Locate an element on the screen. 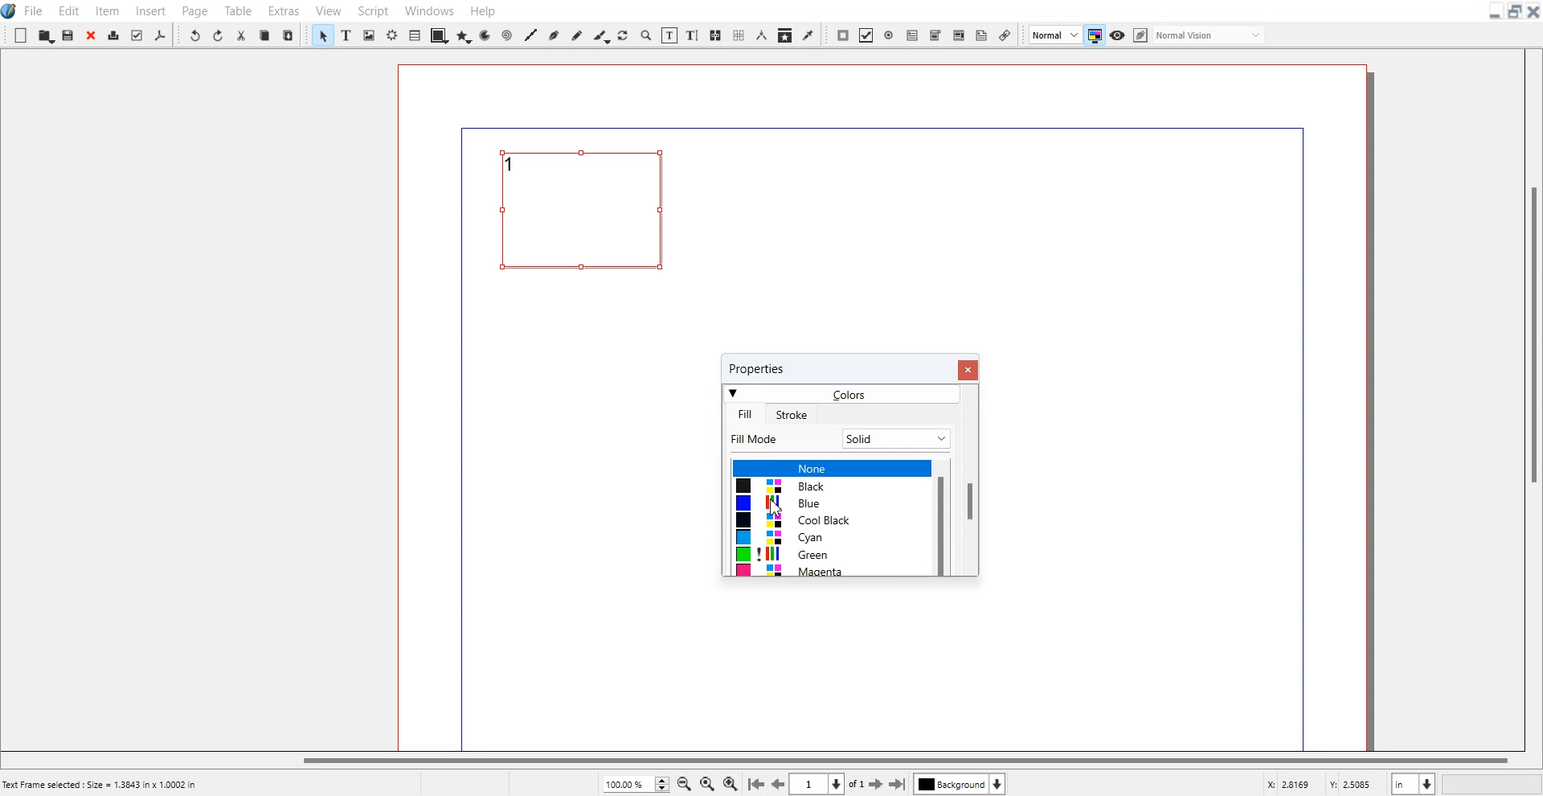  Windows is located at coordinates (428, 10).